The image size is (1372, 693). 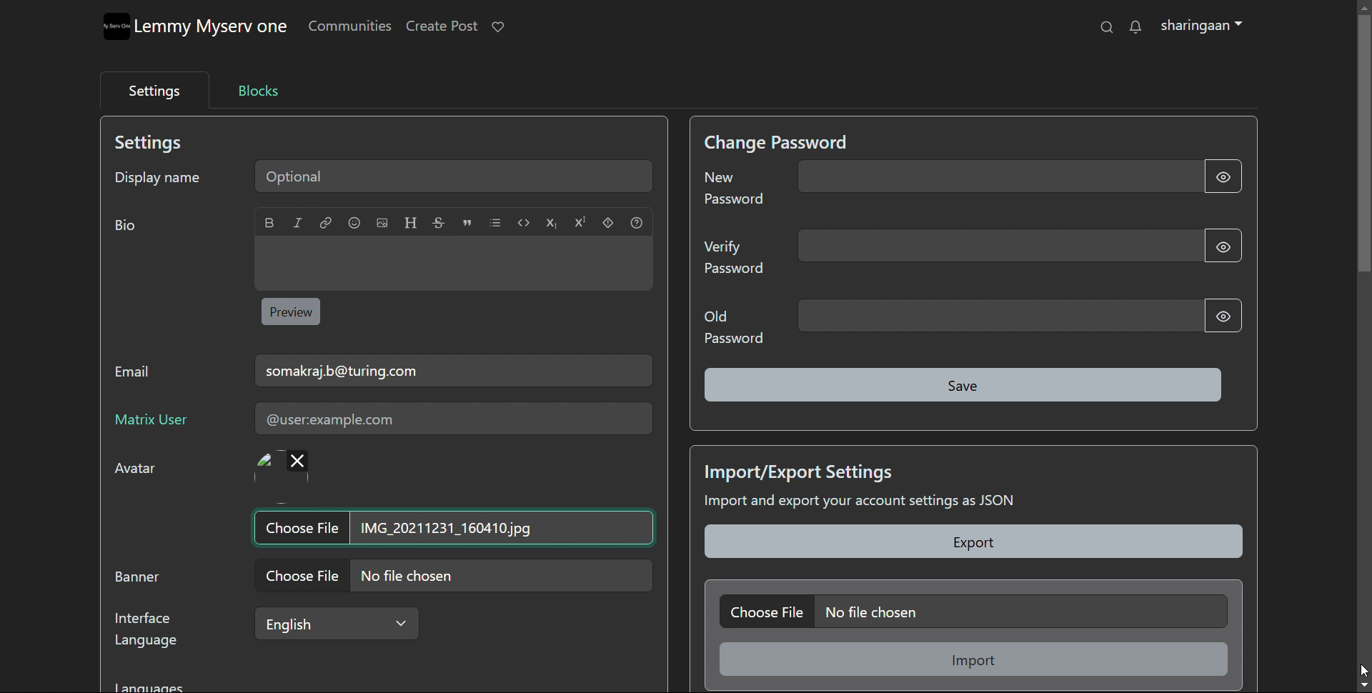 I want to click on add bio, so click(x=453, y=264).